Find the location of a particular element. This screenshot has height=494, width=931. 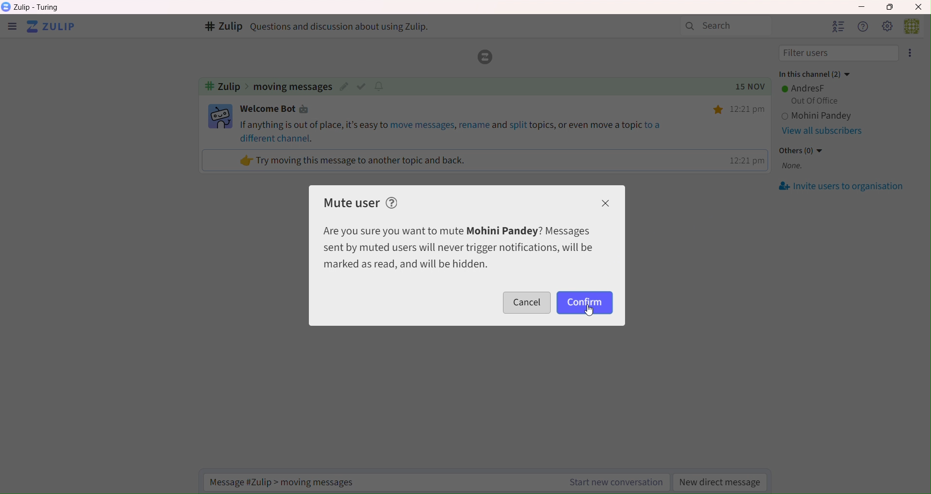

# Zulip > is located at coordinates (225, 87).